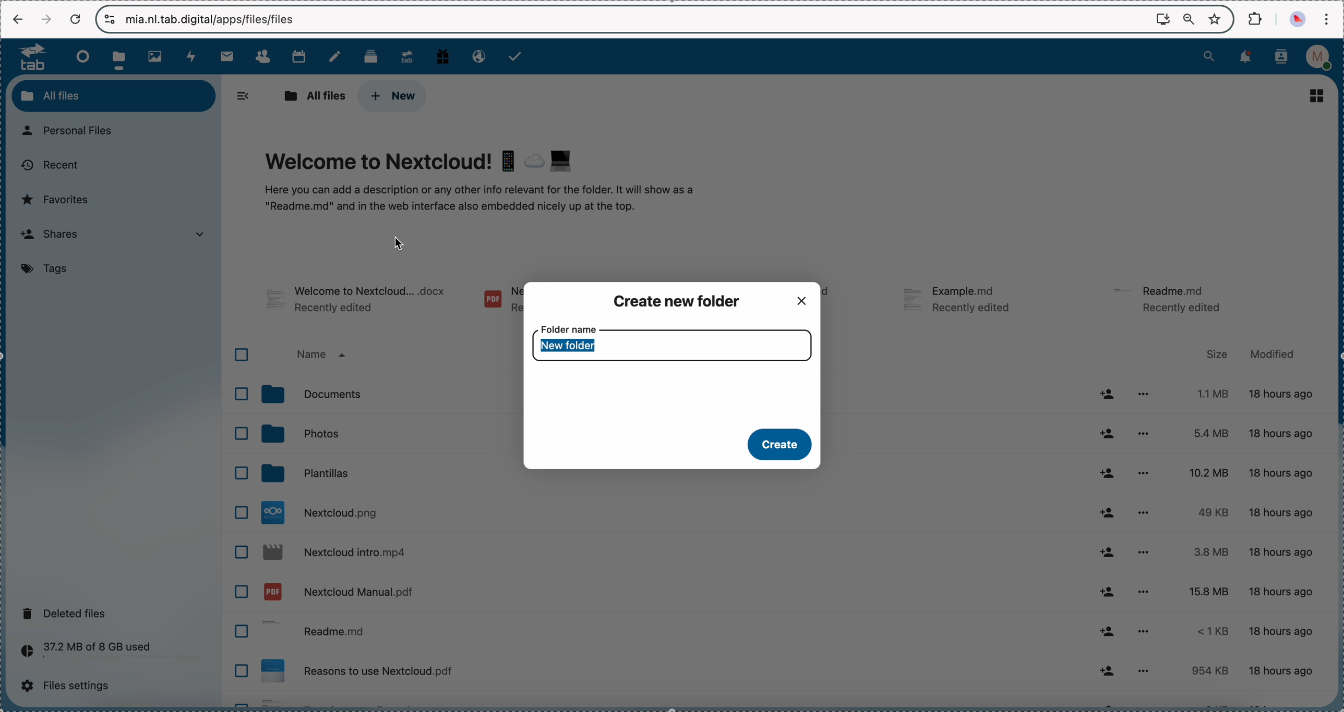  Describe the element at coordinates (114, 95) in the screenshot. I see `all files` at that location.